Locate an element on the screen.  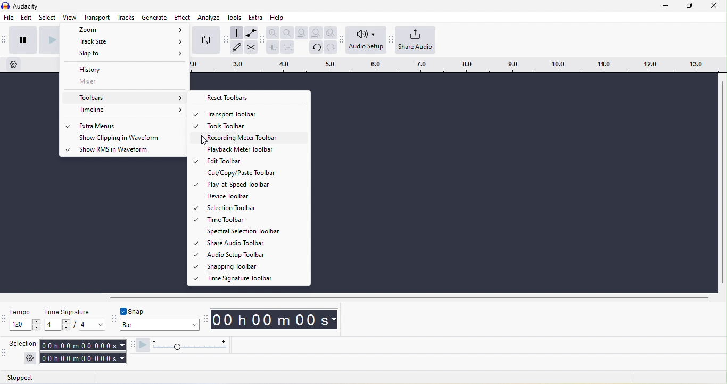
view is located at coordinates (70, 17).